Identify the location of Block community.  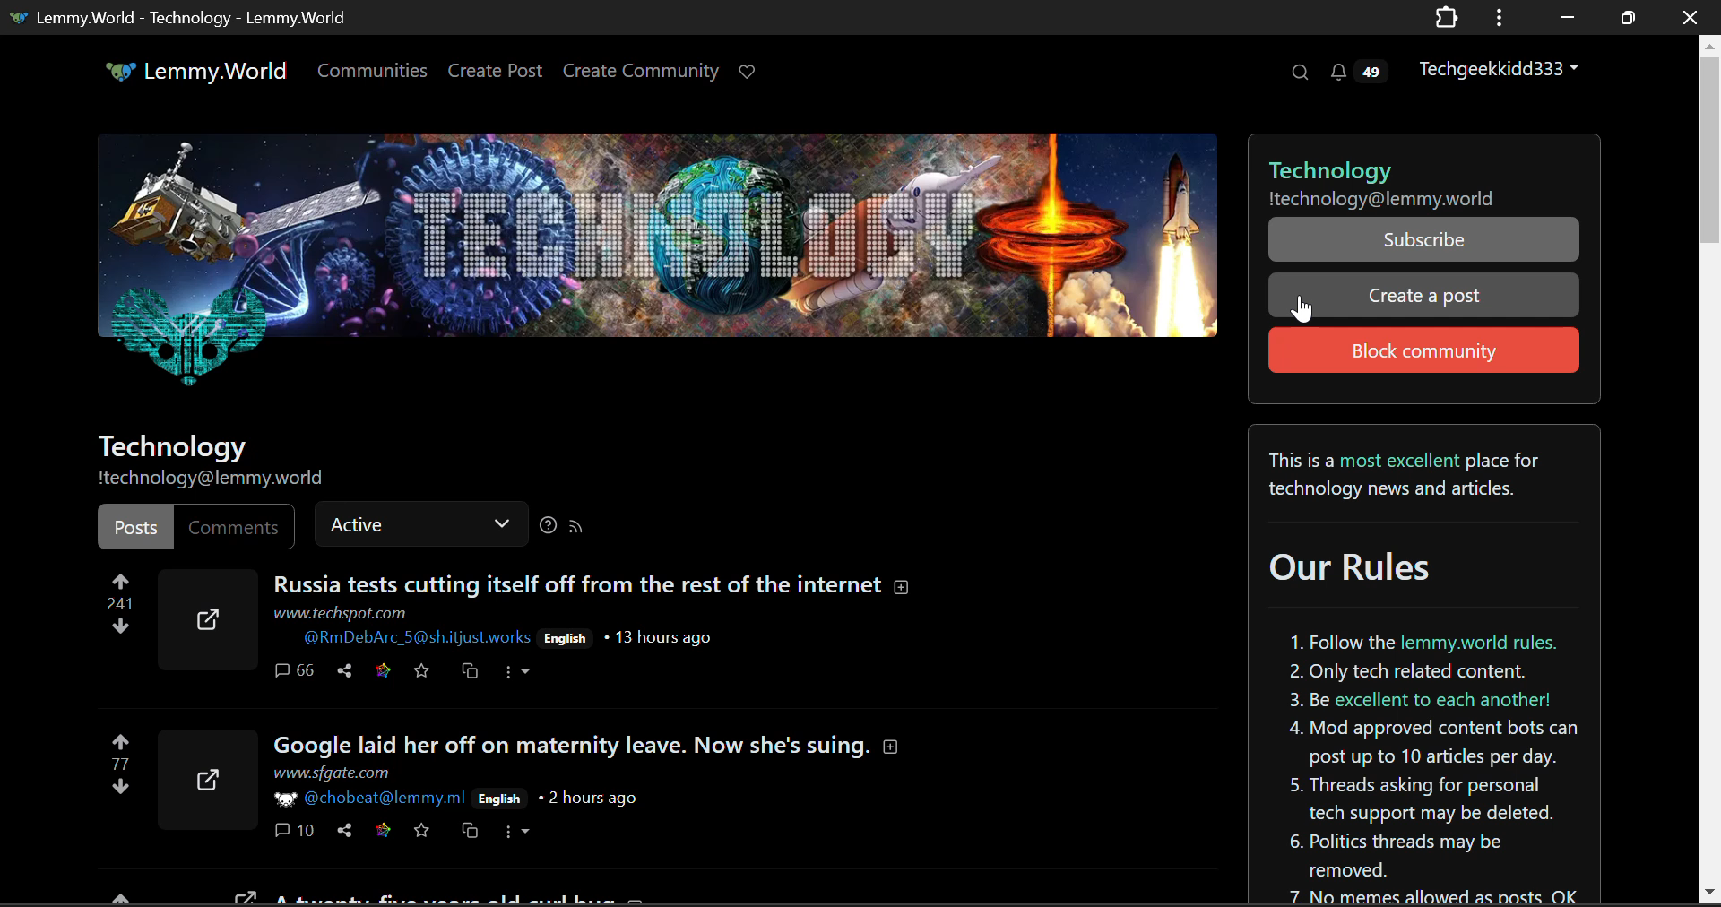
(1424, 350).